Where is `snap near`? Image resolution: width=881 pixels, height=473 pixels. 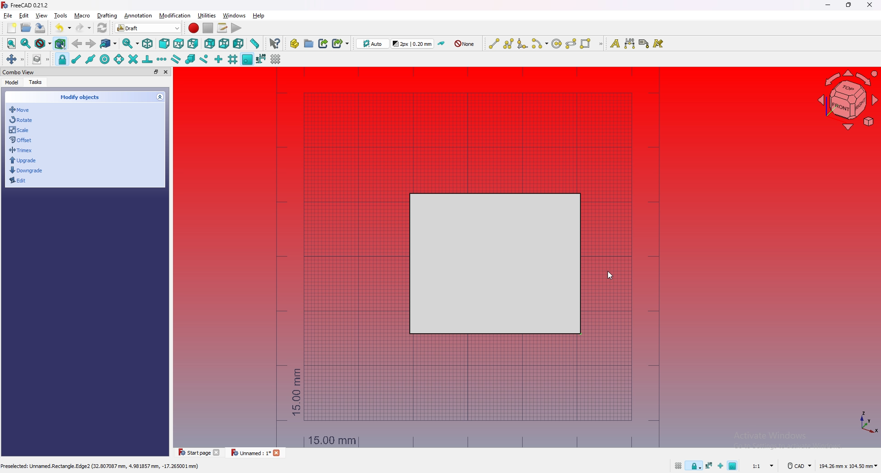
snap near is located at coordinates (204, 60).